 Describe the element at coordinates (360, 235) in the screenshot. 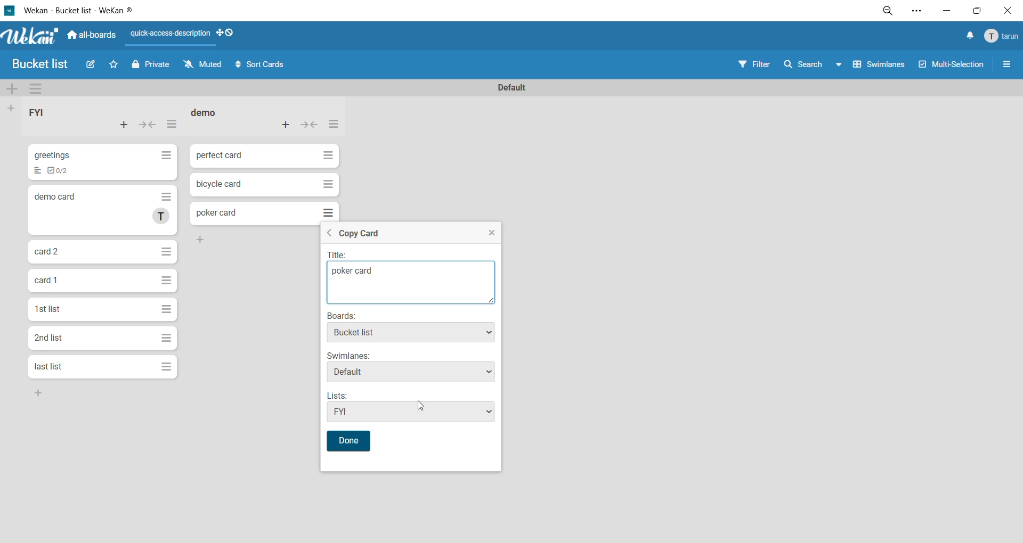

I see `copy card` at that location.